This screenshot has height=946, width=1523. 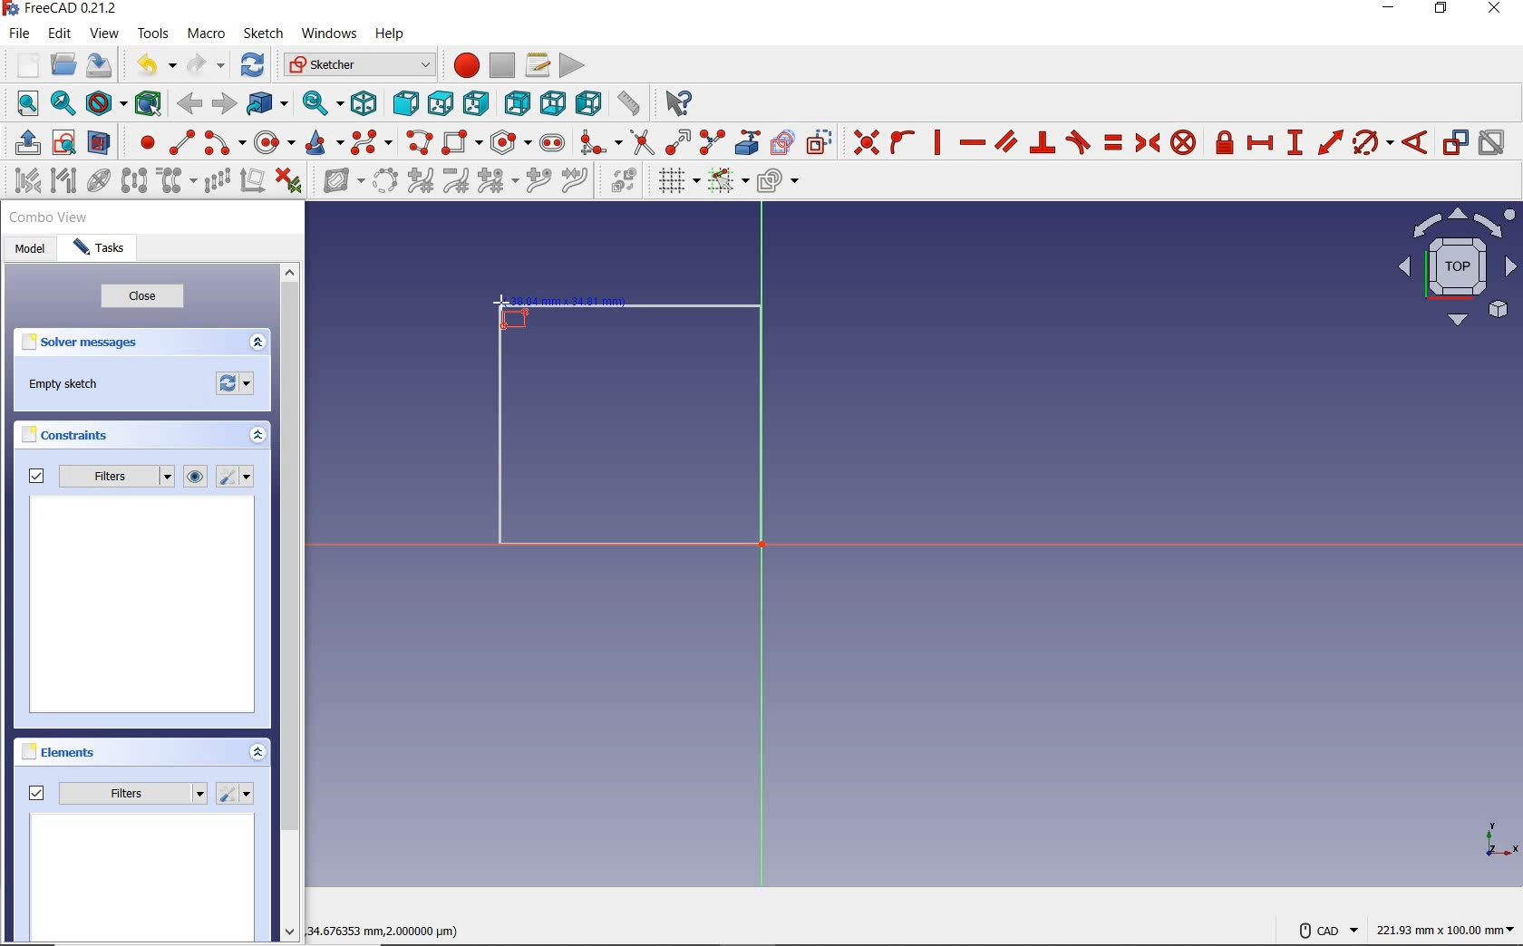 I want to click on create circle, so click(x=275, y=142).